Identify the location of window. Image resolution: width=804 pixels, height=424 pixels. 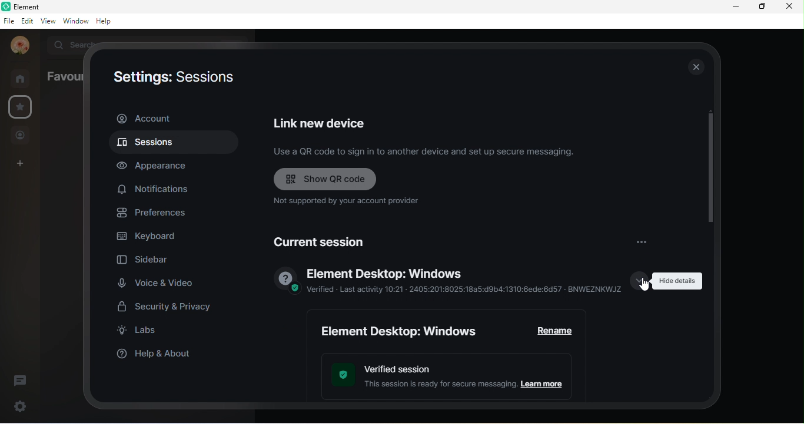
(75, 21).